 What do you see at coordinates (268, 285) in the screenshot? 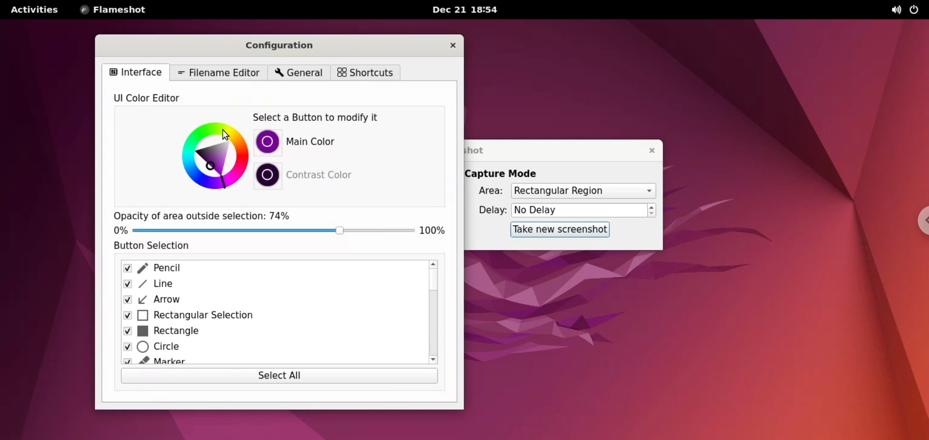
I see `line checkbox` at bounding box center [268, 285].